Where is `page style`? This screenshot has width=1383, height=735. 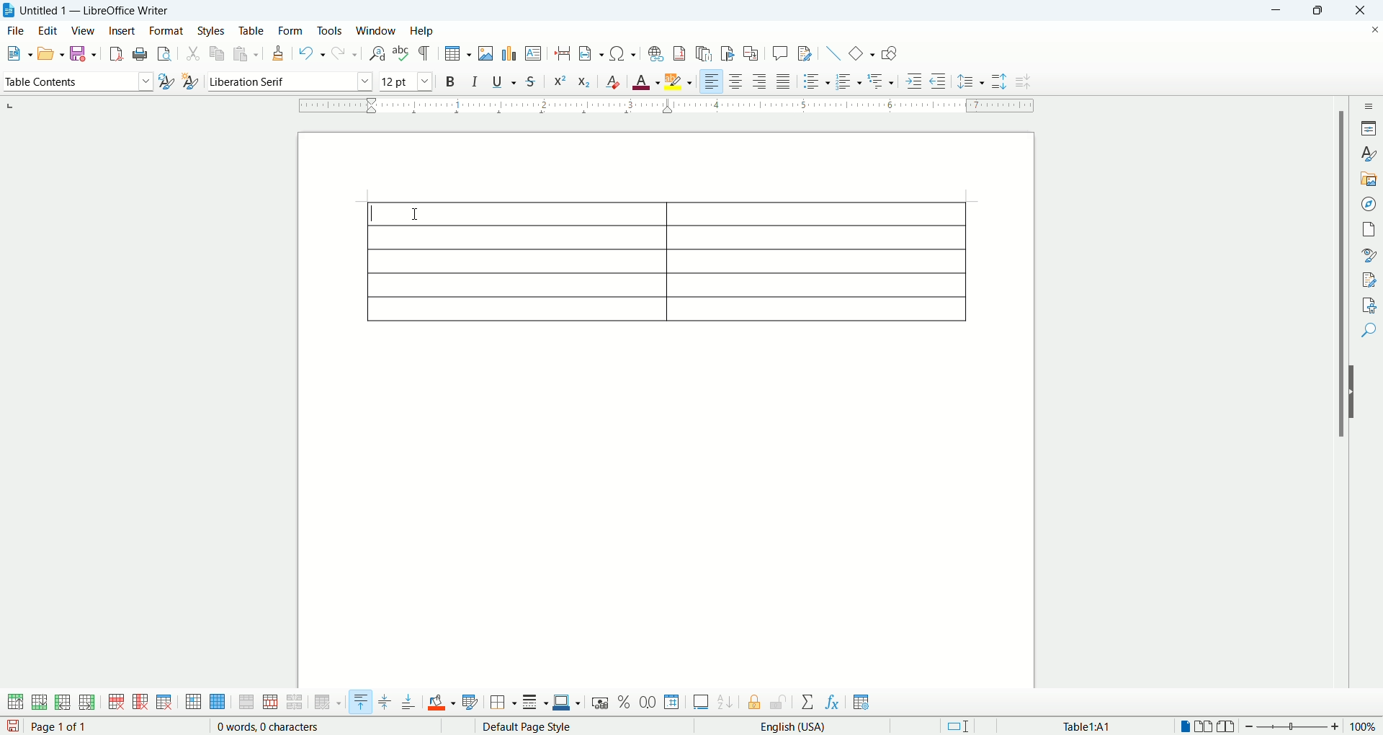 page style is located at coordinates (559, 726).